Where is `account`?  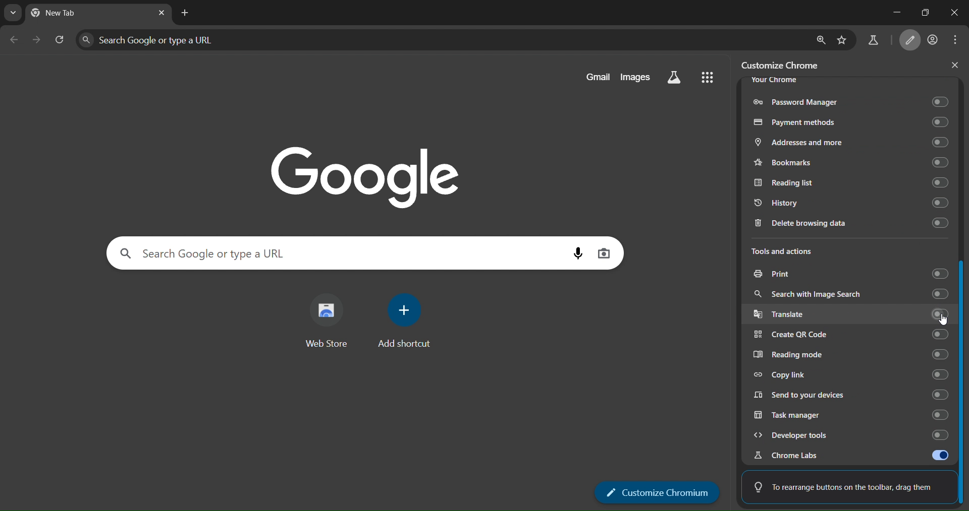 account is located at coordinates (934, 39).